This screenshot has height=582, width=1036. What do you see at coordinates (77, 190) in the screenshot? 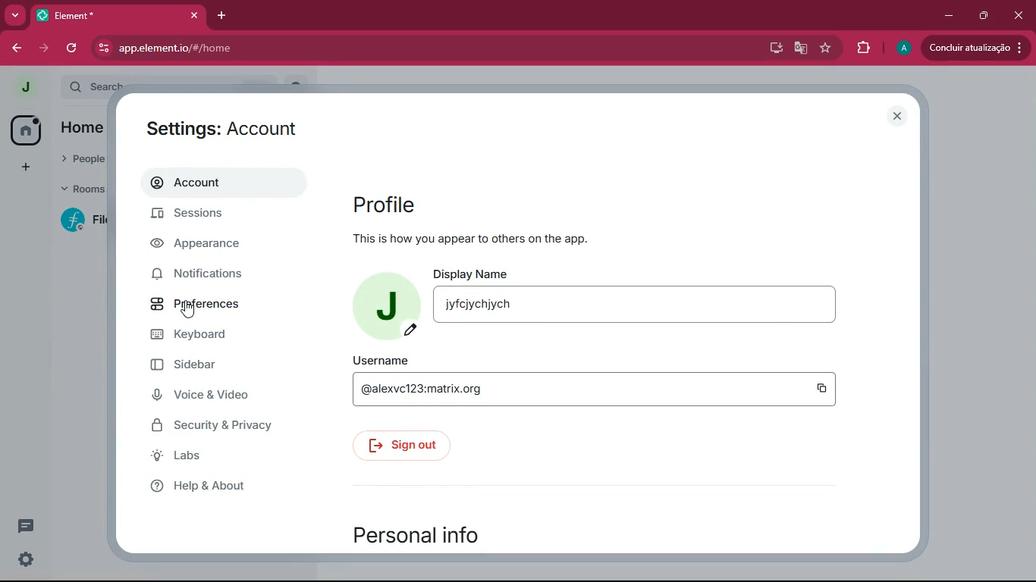
I see `rooms` at bounding box center [77, 190].